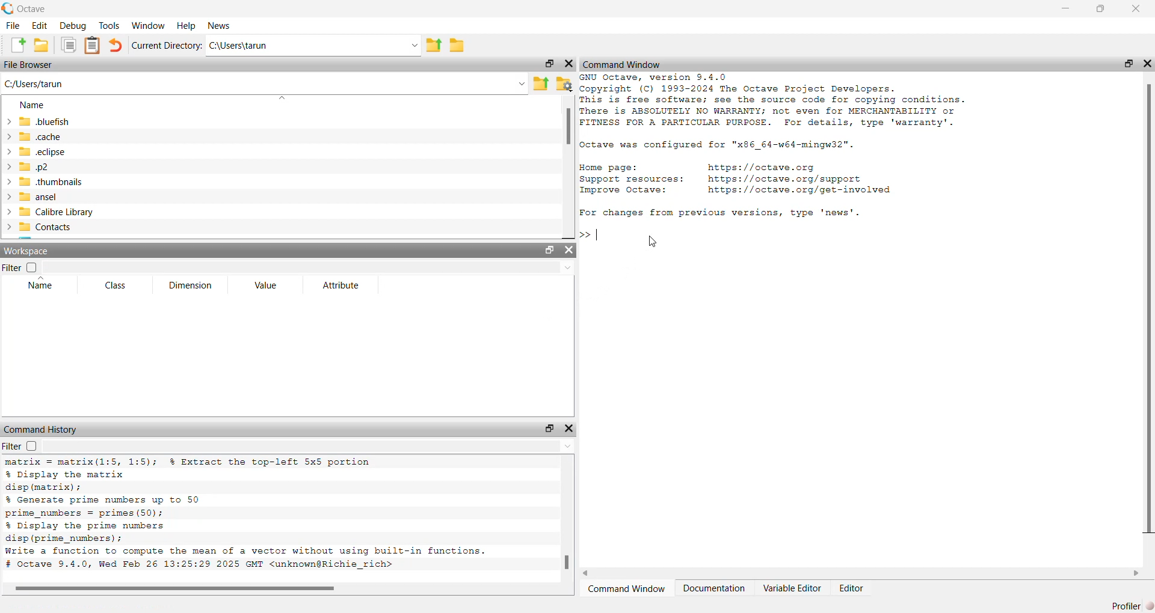  What do you see at coordinates (42, 283) in the screenshot?
I see `name` at bounding box center [42, 283].